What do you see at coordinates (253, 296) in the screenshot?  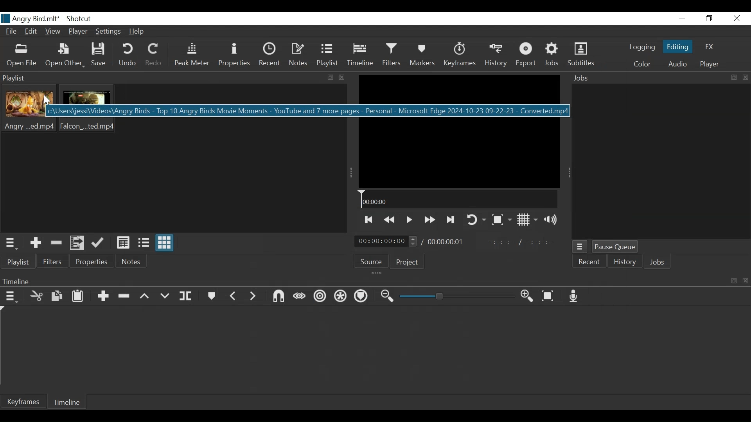 I see `Next Marker` at bounding box center [253, 296].